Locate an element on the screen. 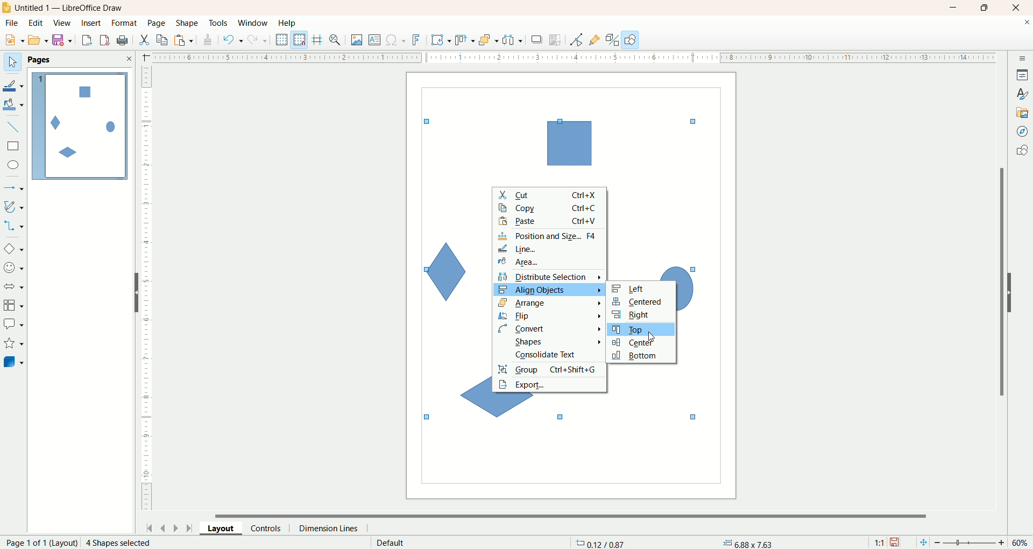 The width and height of the screenshot is (1033, 549). align object is located at coordinates (547, 290).